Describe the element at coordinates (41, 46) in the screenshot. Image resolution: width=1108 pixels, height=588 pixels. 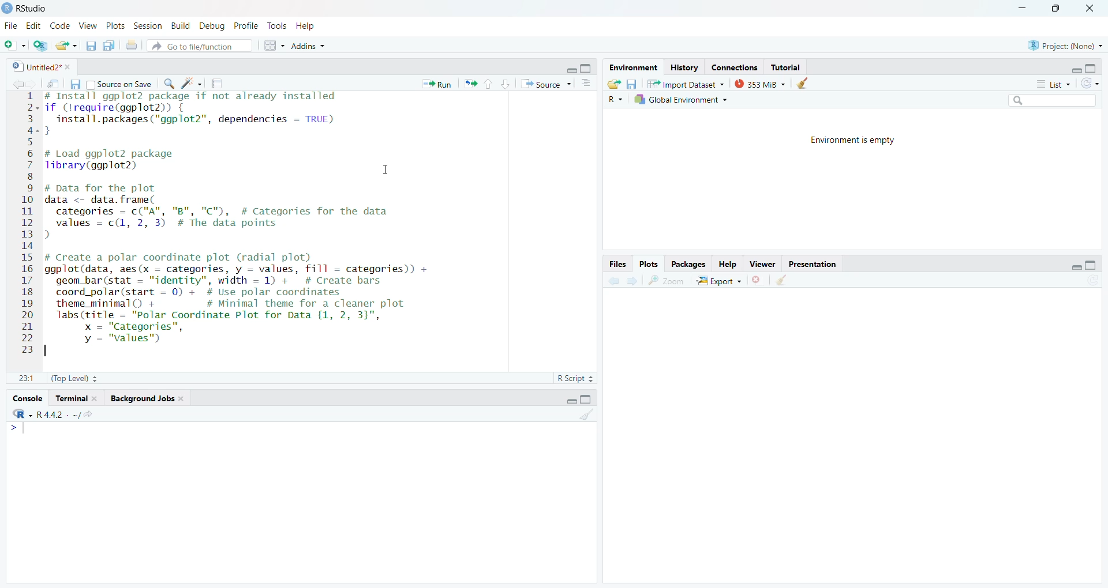
I see `create a project` at that location.